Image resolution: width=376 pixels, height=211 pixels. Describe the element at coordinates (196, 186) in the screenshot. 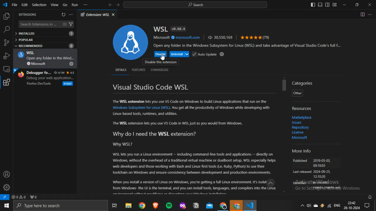

I see `When you install version of Linux on Windows, you're getting a full Linux environment. Its isolat.”
from Windows- the Ut is the terminal, and you can install tools, languages, and compilers into the Linux` at that location.